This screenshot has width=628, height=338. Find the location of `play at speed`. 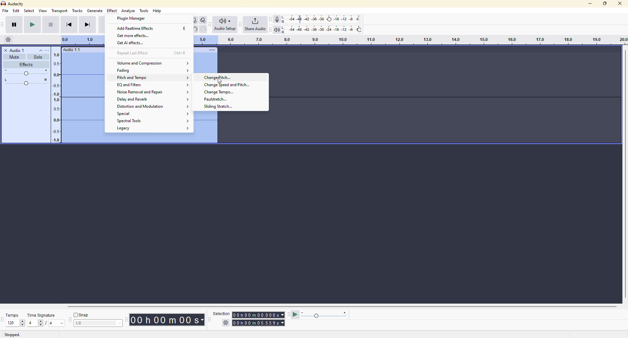

play at speed is located at coordinates (296, 314).